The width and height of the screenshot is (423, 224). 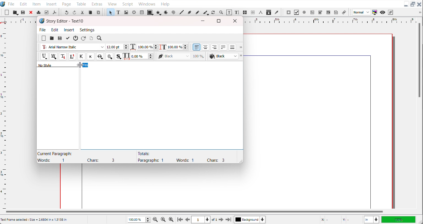 What do you see at coordinates (63, 65) in the screenshot?
I see `Text` at bounding box center [63, 65].